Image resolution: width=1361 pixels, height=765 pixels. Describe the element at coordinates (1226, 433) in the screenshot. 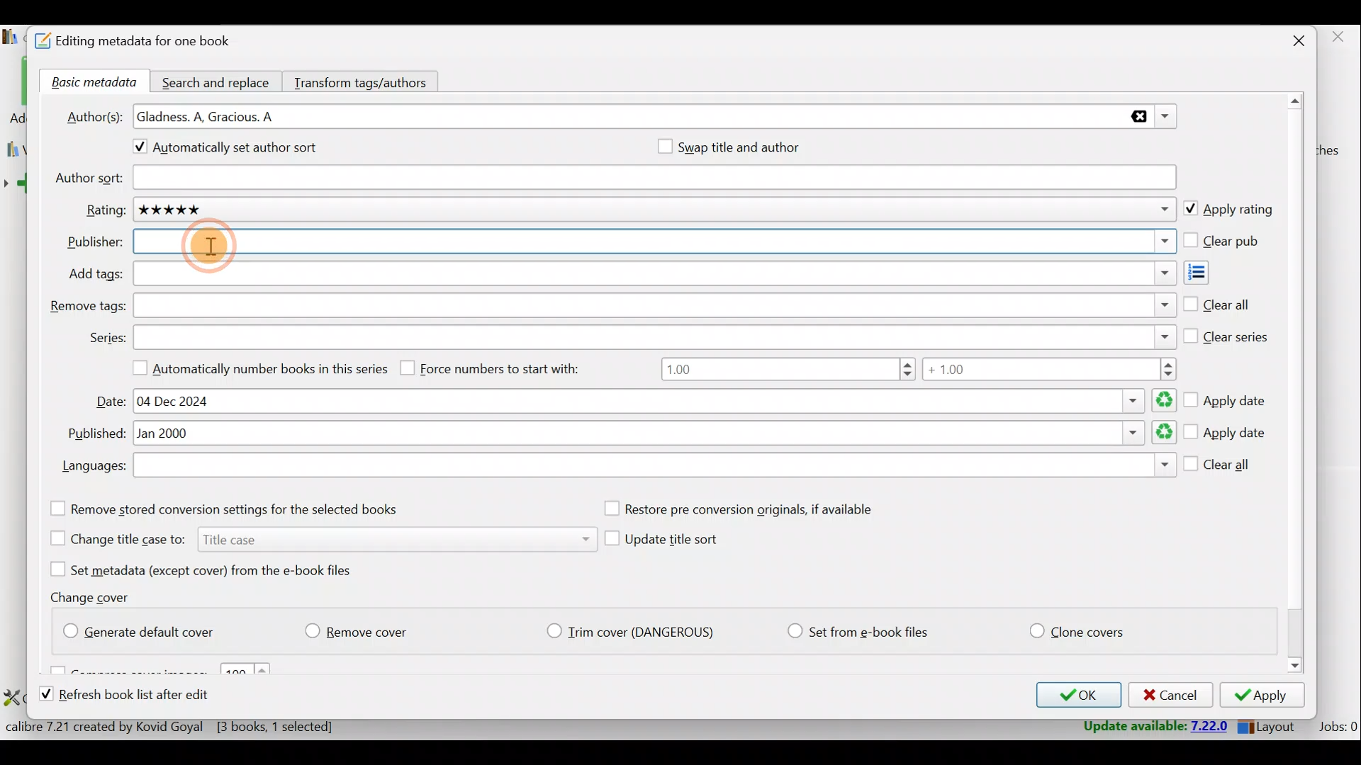

I see `Apply date` at that location.